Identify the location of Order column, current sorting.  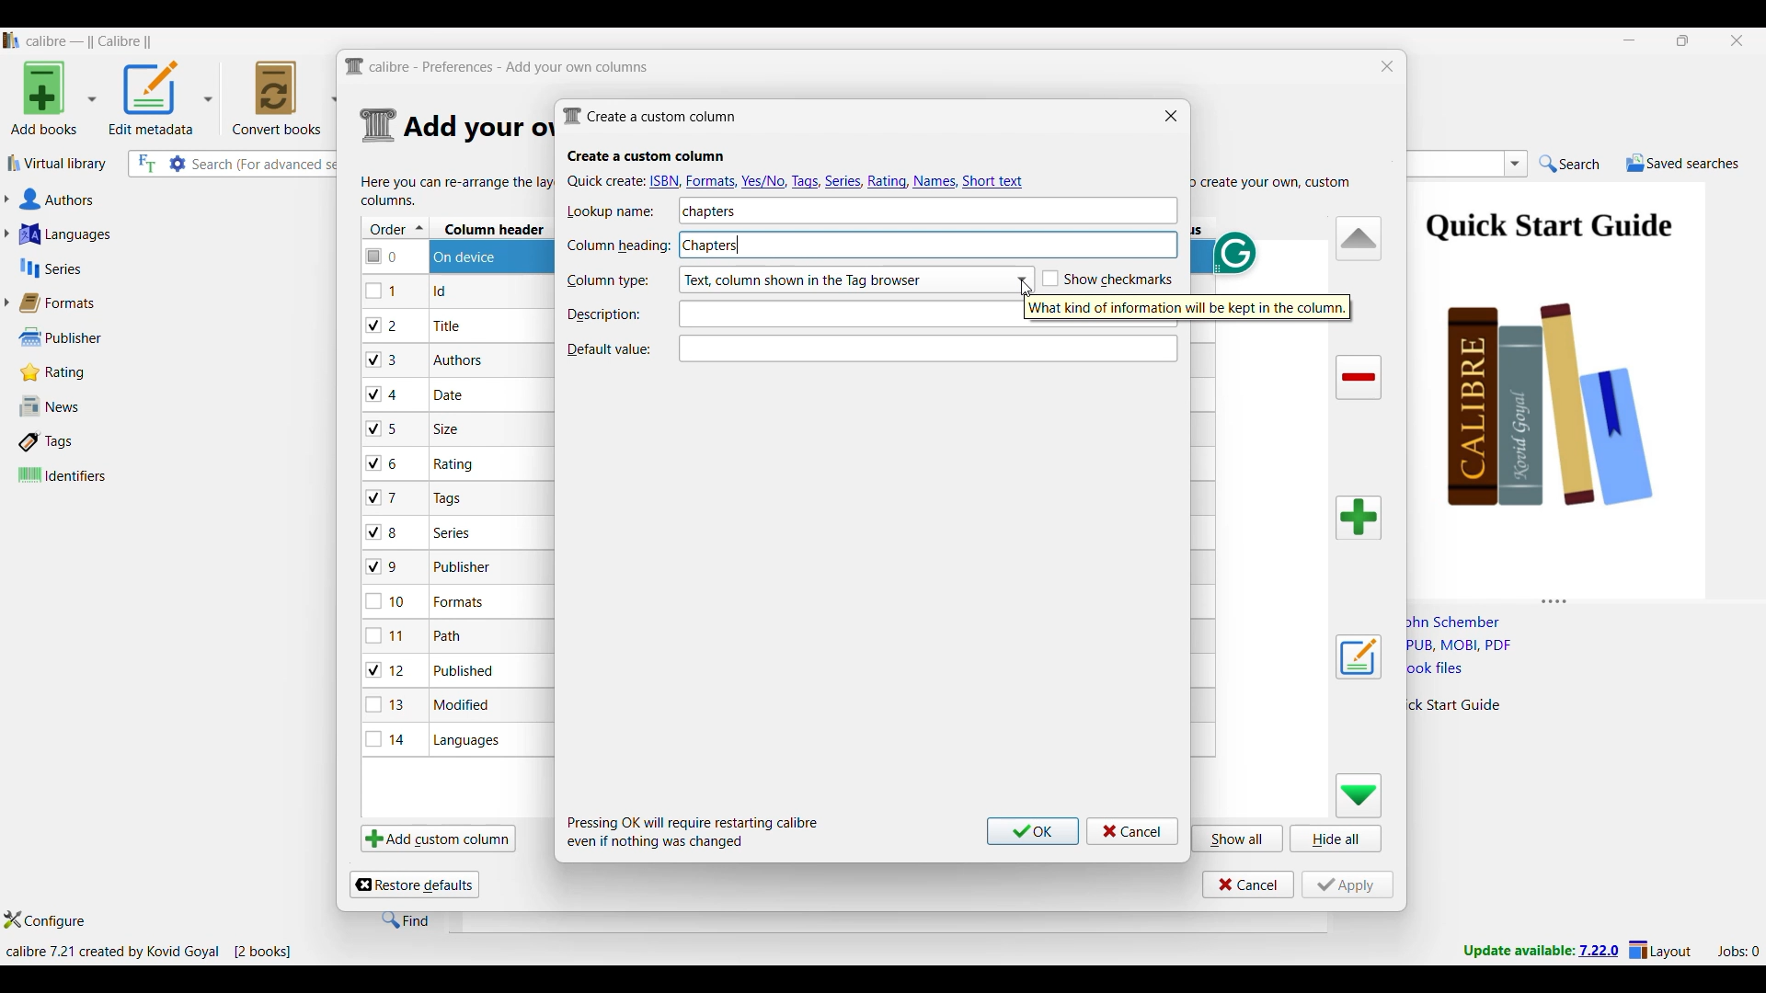
(396, 228).